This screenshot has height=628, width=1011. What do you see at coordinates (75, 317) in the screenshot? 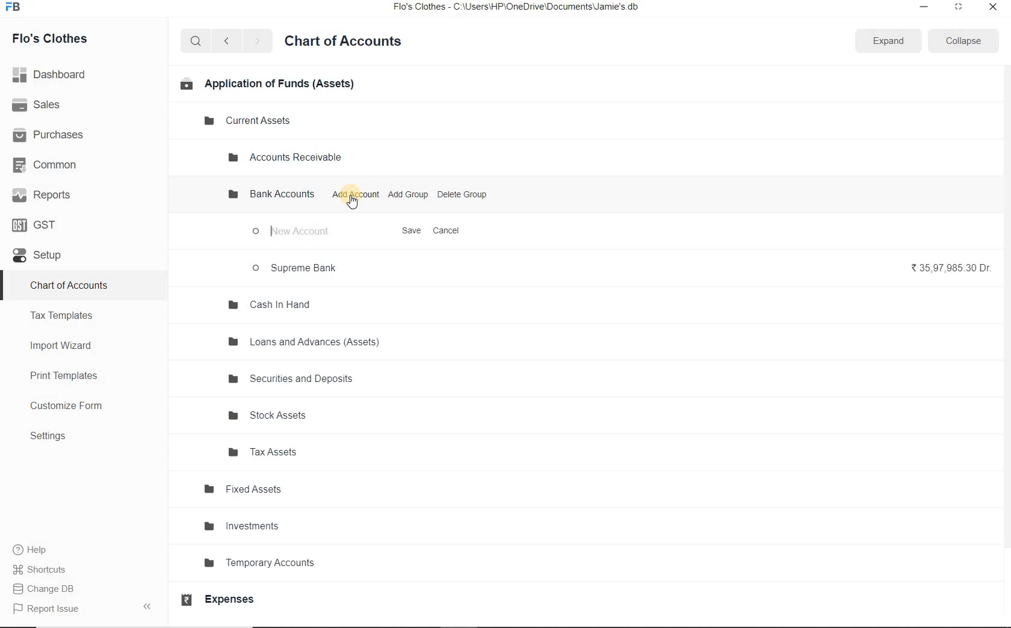
I see `Tax Templates` at bounding box center [75, 317].